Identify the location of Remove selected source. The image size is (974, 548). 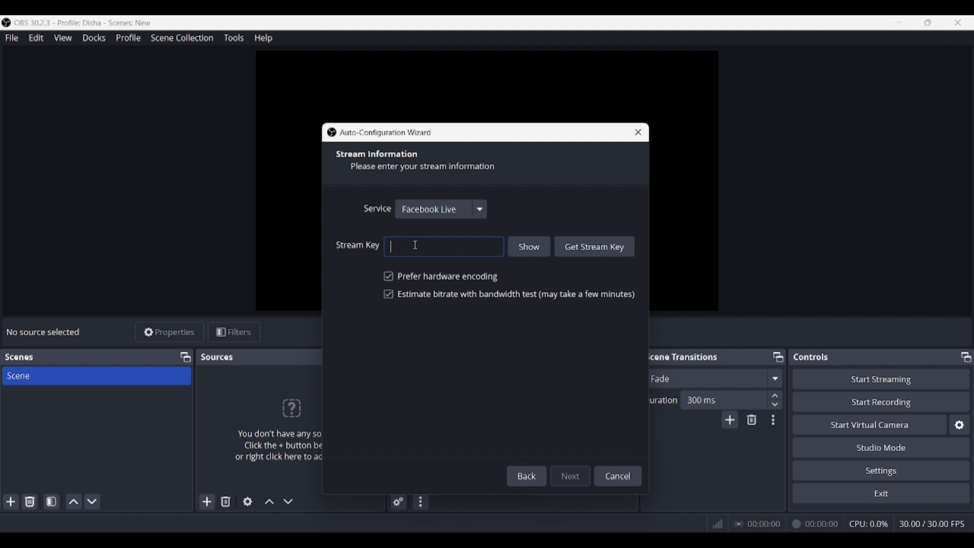
(226, 501).